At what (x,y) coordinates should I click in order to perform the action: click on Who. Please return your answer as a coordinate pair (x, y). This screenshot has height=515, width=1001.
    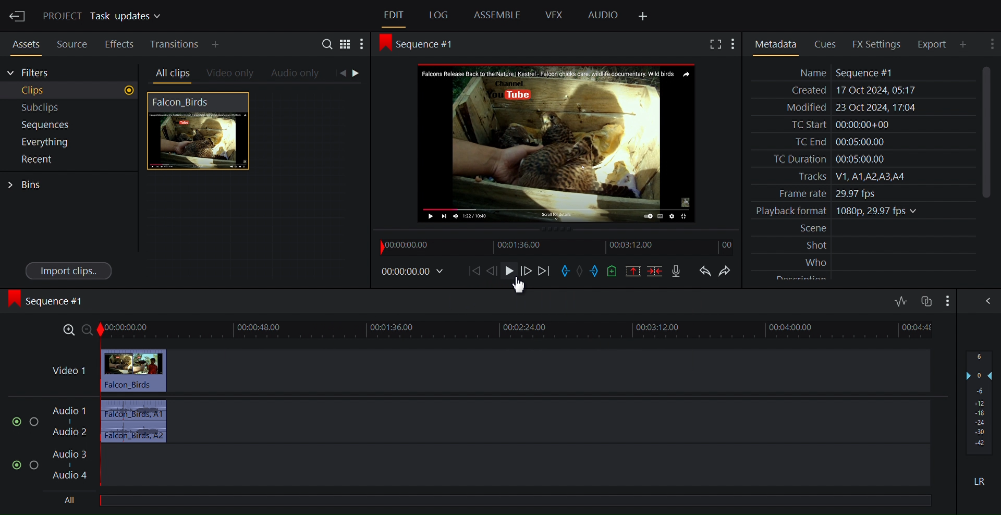
    Looking at the image, I should click on (864, 261).